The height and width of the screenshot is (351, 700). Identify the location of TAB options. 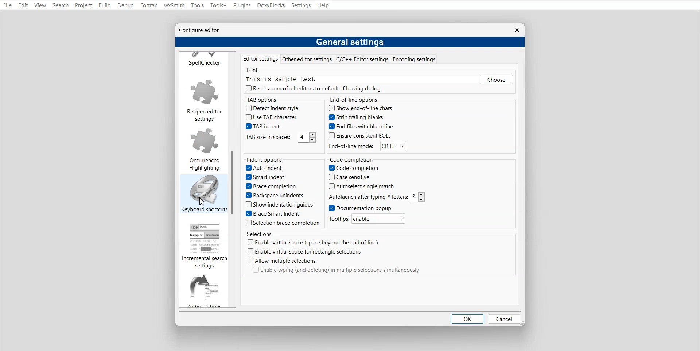
(261, 99).